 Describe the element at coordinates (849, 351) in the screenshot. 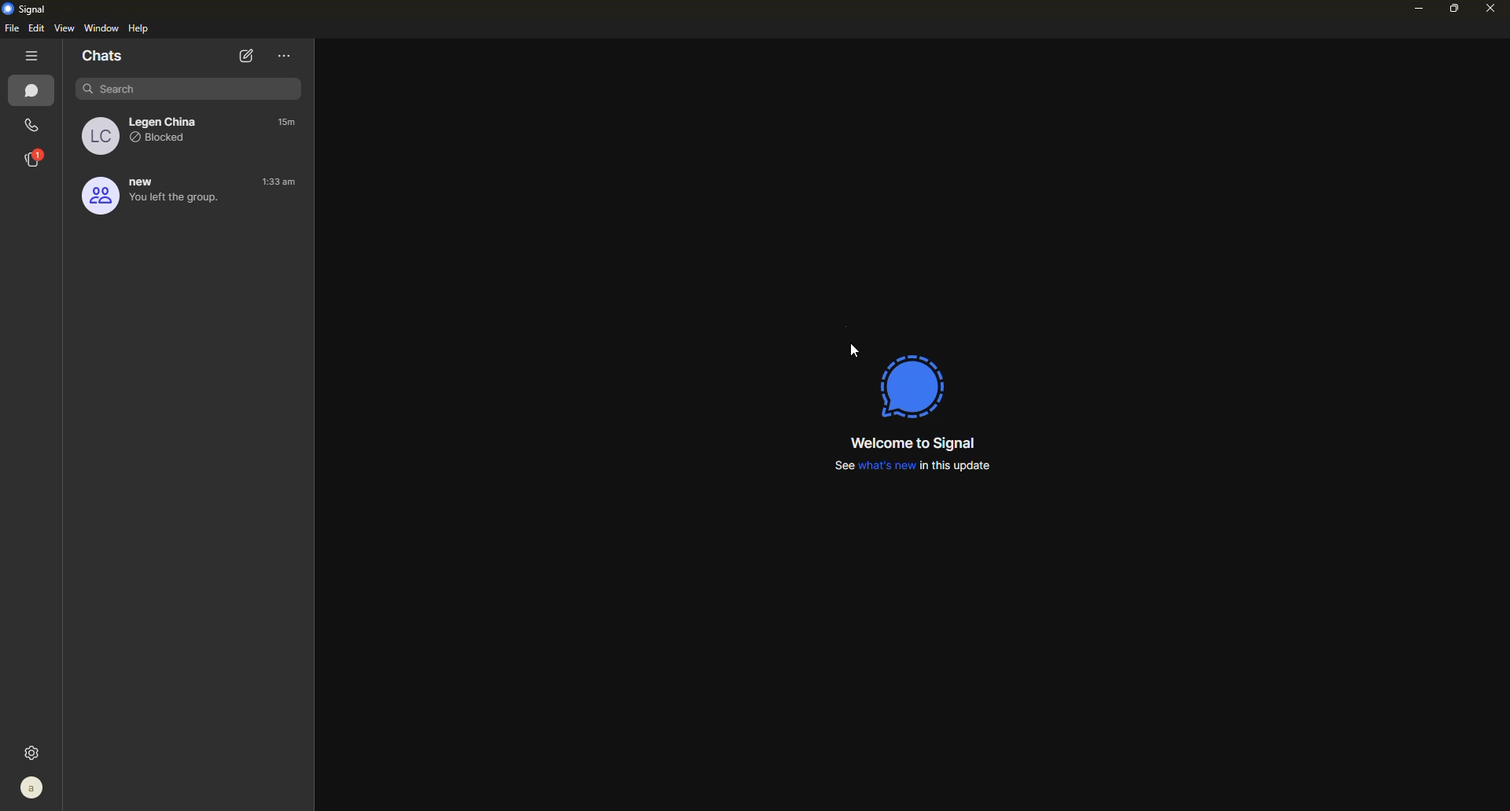

I see `cursor` at that location.